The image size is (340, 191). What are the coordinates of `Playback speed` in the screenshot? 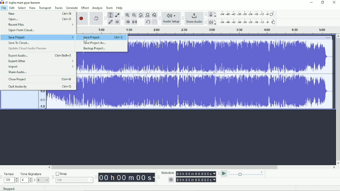 It's located at (247, 174).